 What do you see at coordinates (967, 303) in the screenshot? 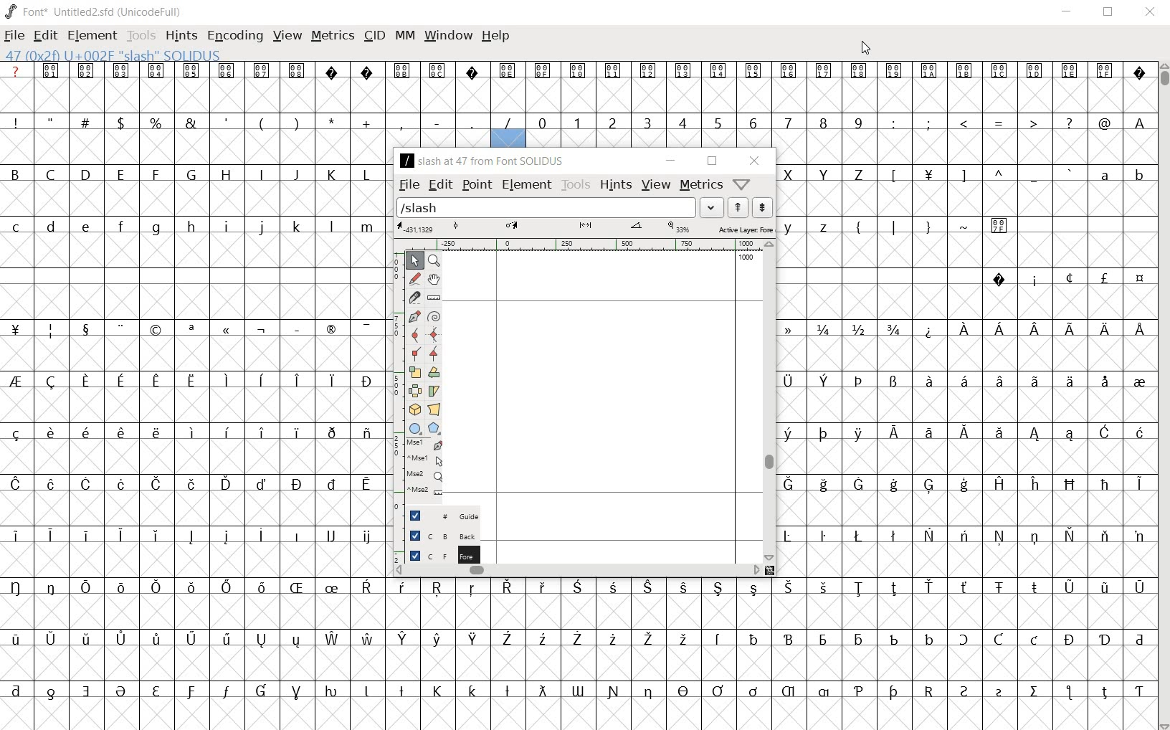
I see `empty cells` at bounding box center [967, 303].